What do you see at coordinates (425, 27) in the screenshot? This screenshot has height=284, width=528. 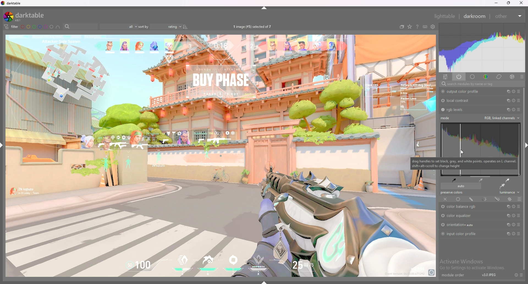 I see `keyboard shortcuts` at bounding box center [425, 27].